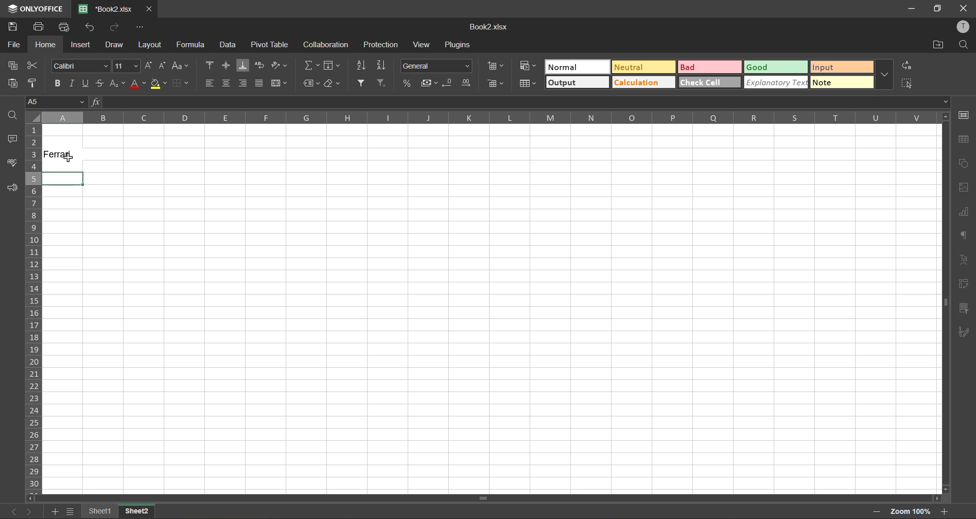 The image size is (976, 519). Describe the element at coordinates (528, 84) in the screenshot. I see `format as table` at that location.